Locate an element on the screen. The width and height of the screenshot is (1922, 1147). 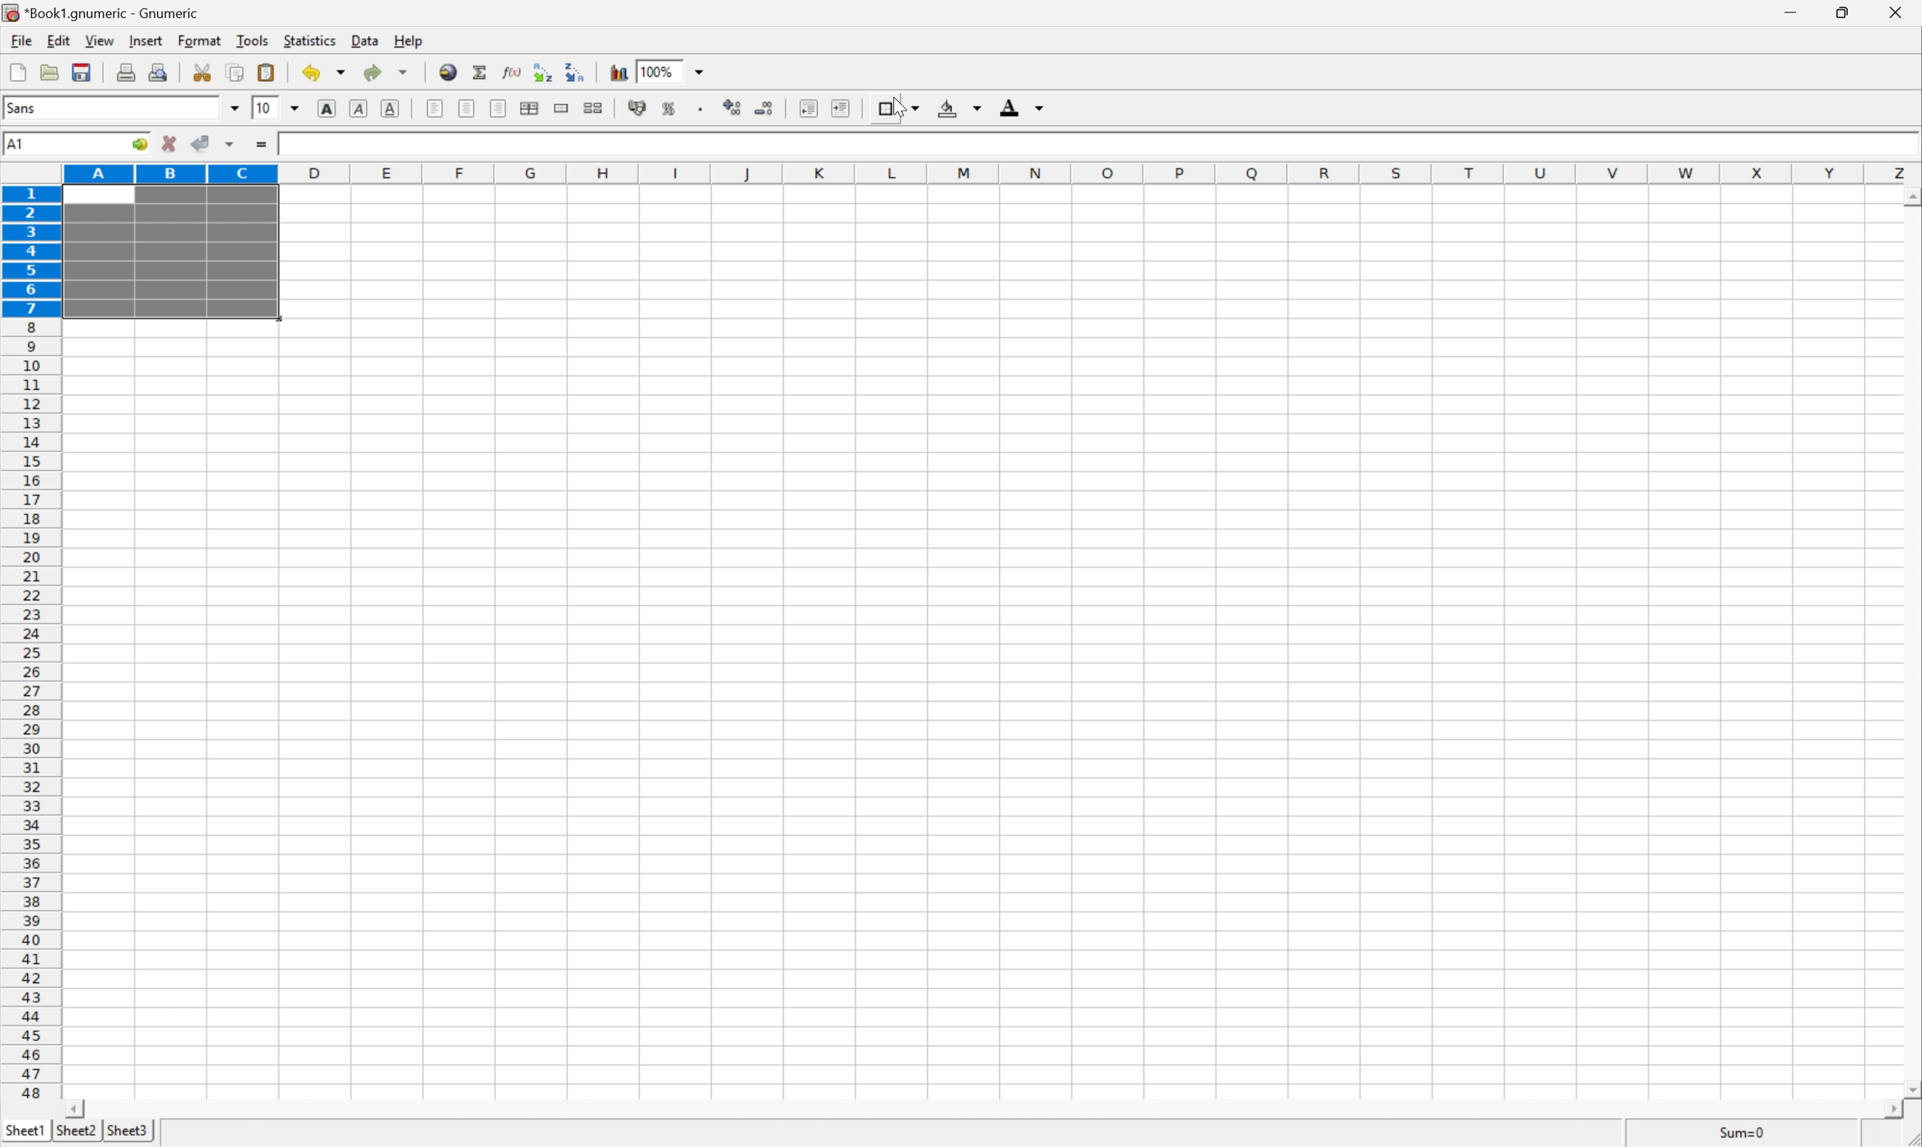
format selection as accounting is located at coordinates (638, 107).